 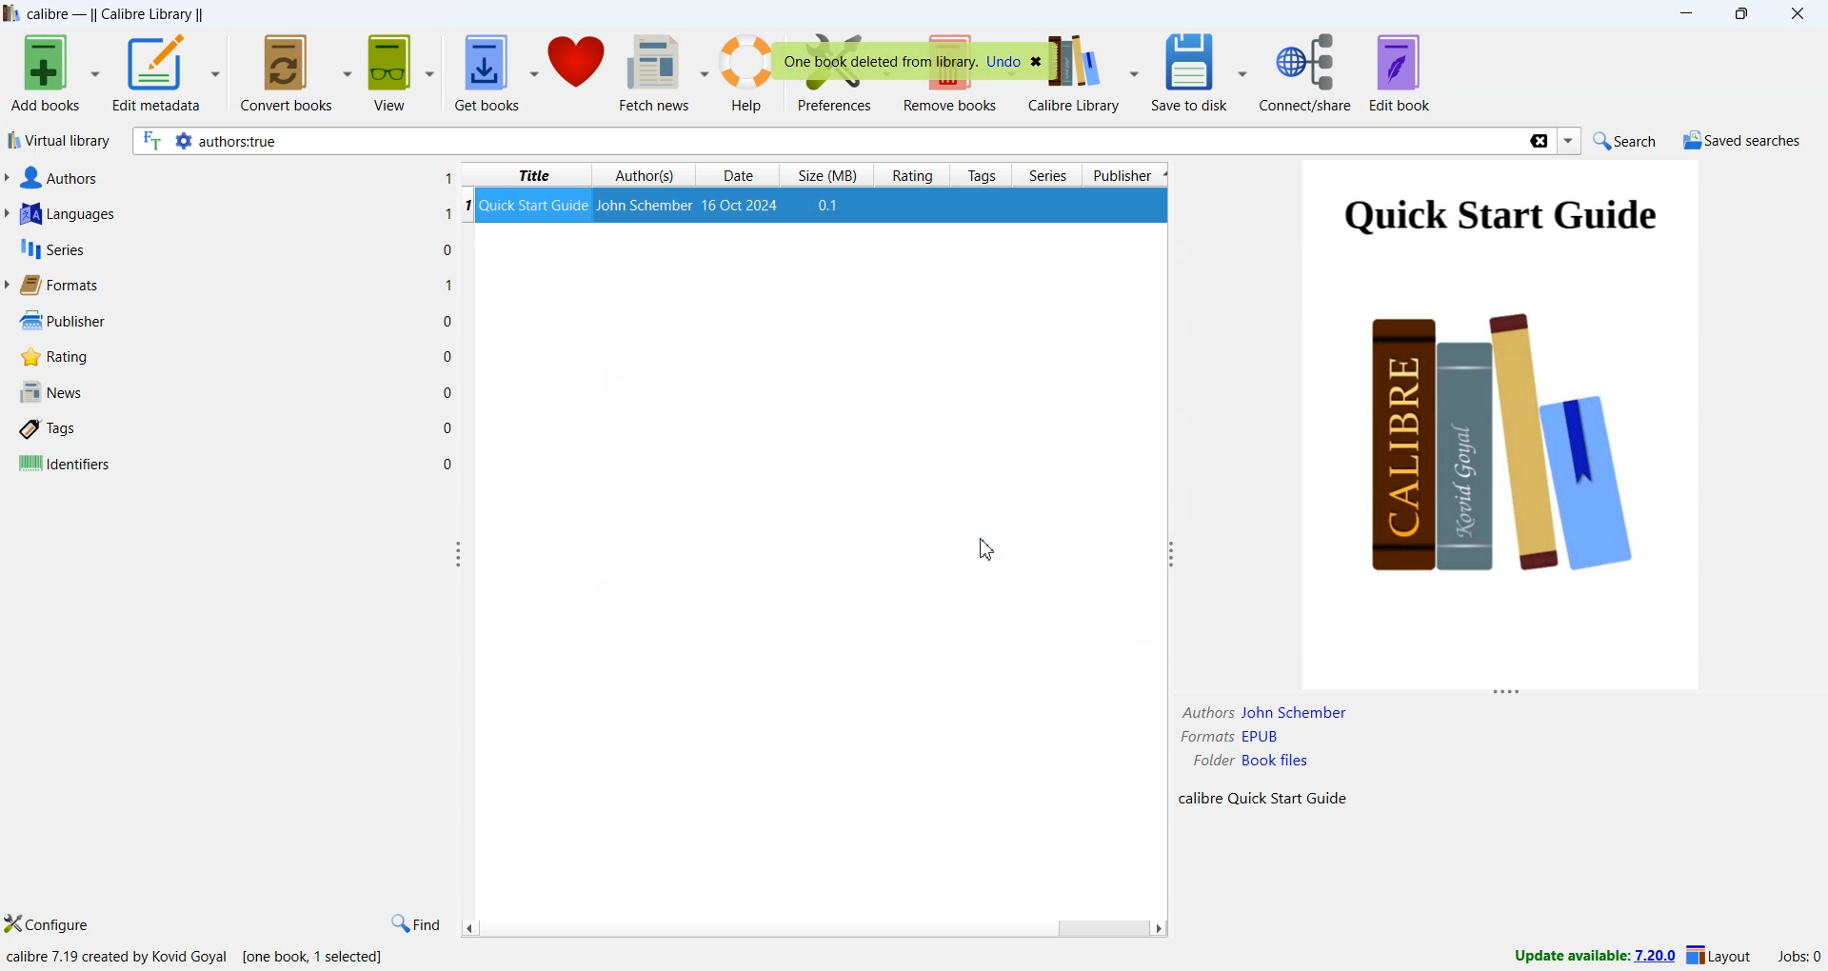 What do you see at coordinates (1167, 554) in the screenshot?
I see `customize width` at bounding box center [1167, 554].